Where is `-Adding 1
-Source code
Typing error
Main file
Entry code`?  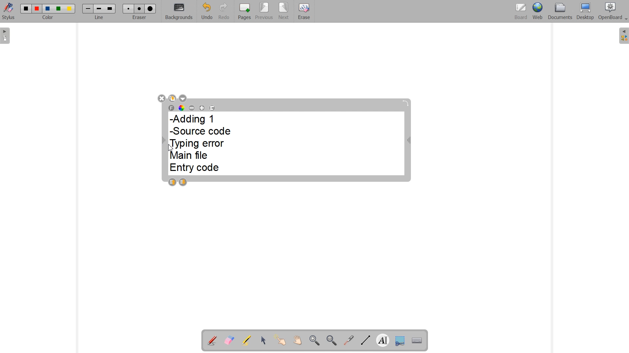 -Adding 1
-Source code
Typing error
Main file
Entry code is located at coordinates (202, 144).